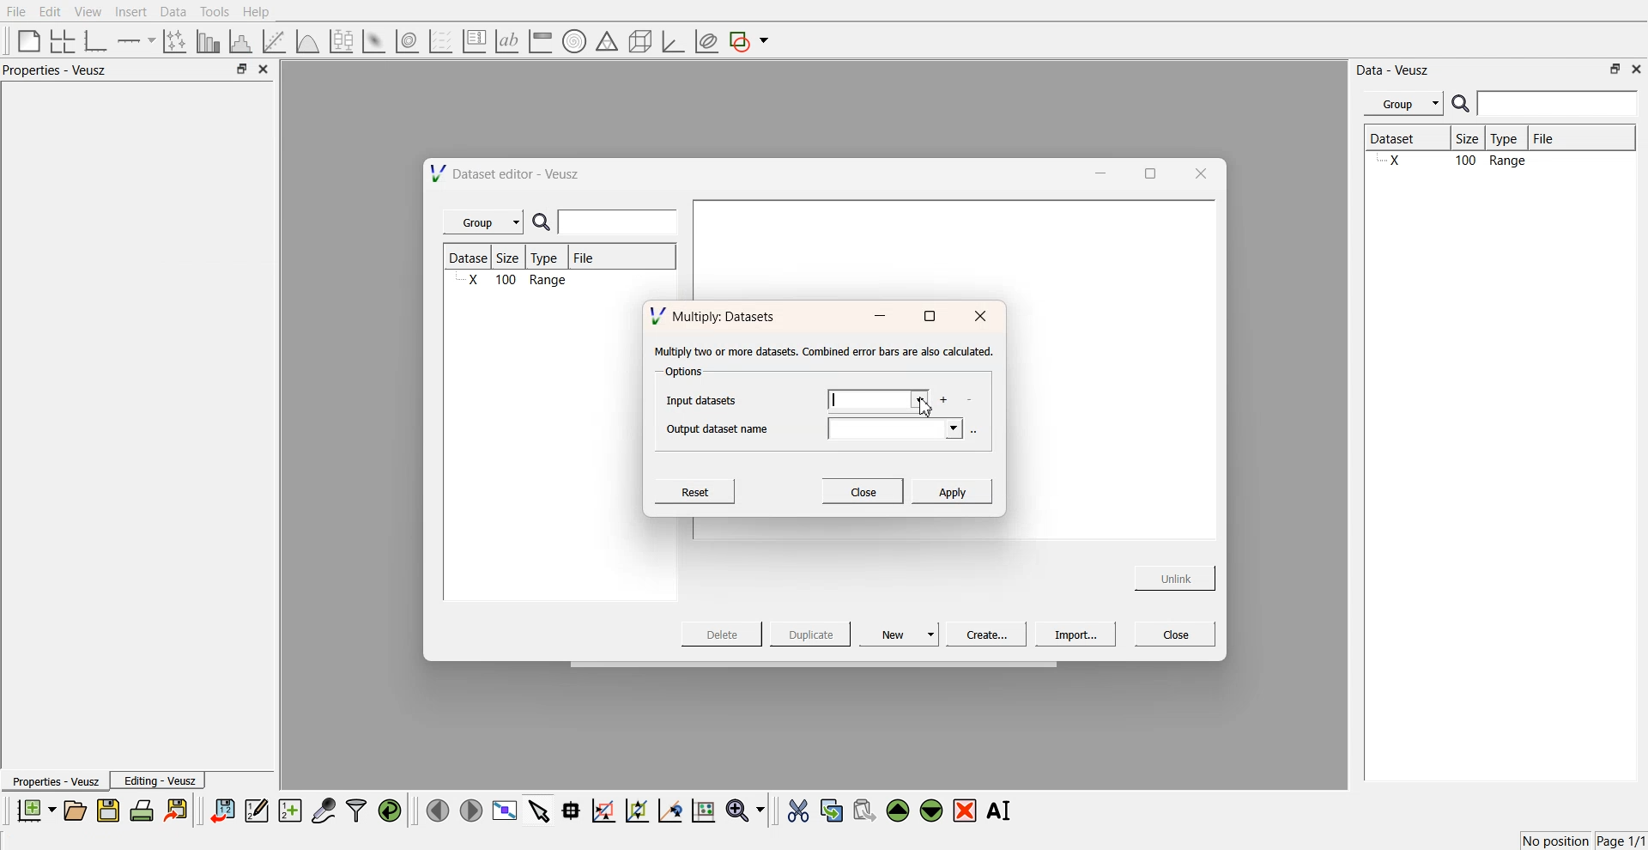 This screenshot has width=1648, height=850. Describe the element at coordinates (51, 11) in the screenshot. I see `Edit` at that location.